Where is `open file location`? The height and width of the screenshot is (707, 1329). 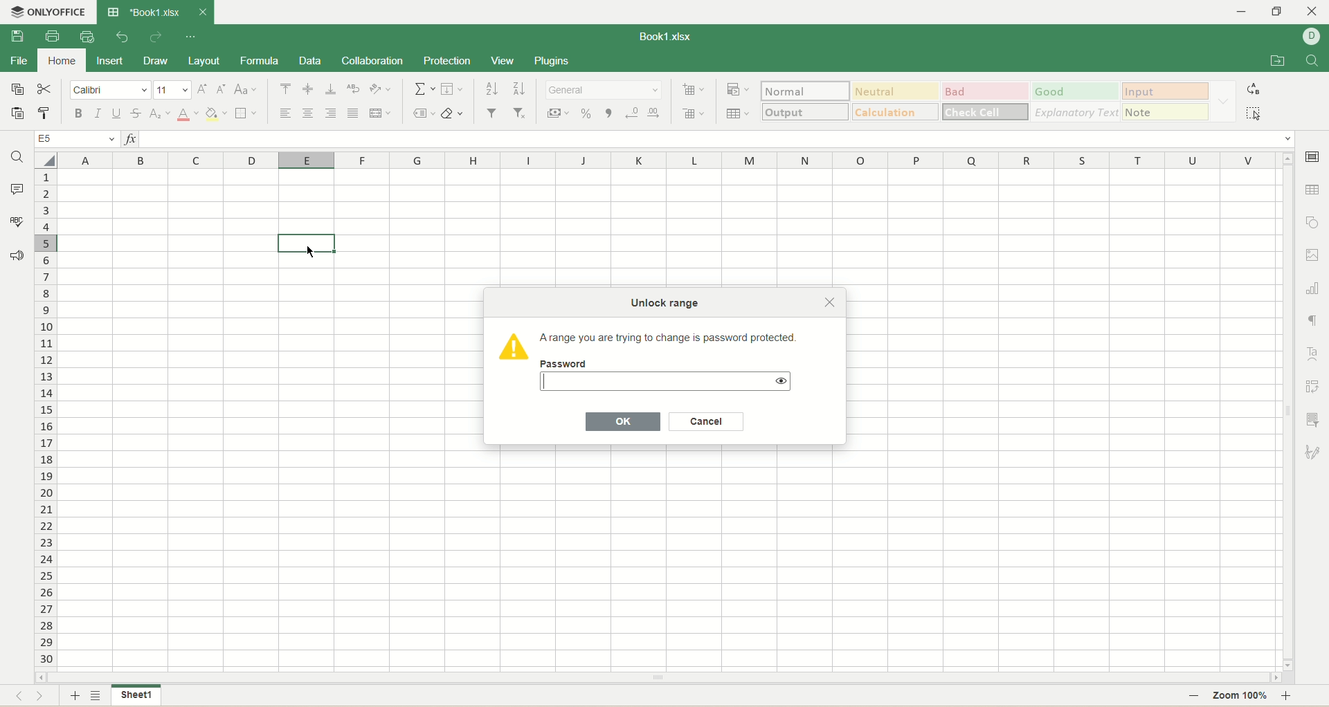
open file location is located at coordinates (1273, 62).